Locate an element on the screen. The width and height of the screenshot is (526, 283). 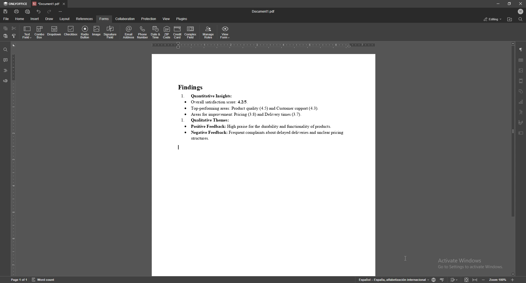
quick print is located at coordinates (28, 12).